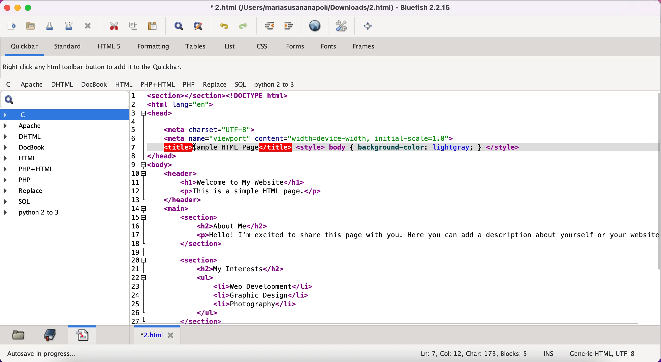 This screenshot has width=661, height=362. What do you see at coordinates (365, 46) in the screenshot?
I see `frames` at bounding box center [365, 46].